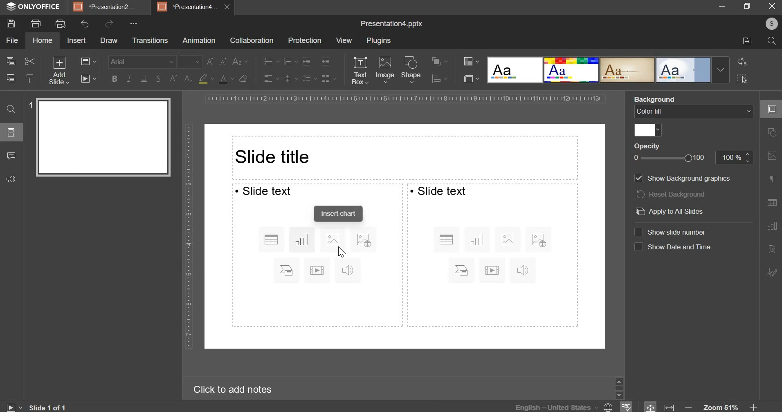 The width and height of the screenshot is (782, 412). I want to click on apply to all slides, so click(668, 212).